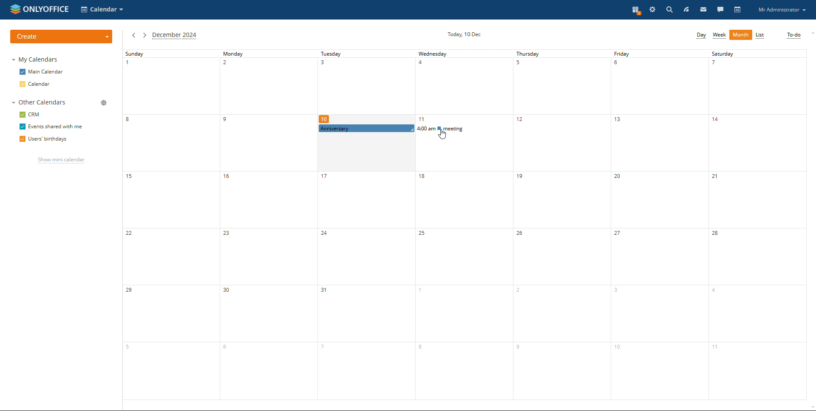 The width and height of the screenshot is (816, 411). I want to click on main calendar, so click(42, 72).